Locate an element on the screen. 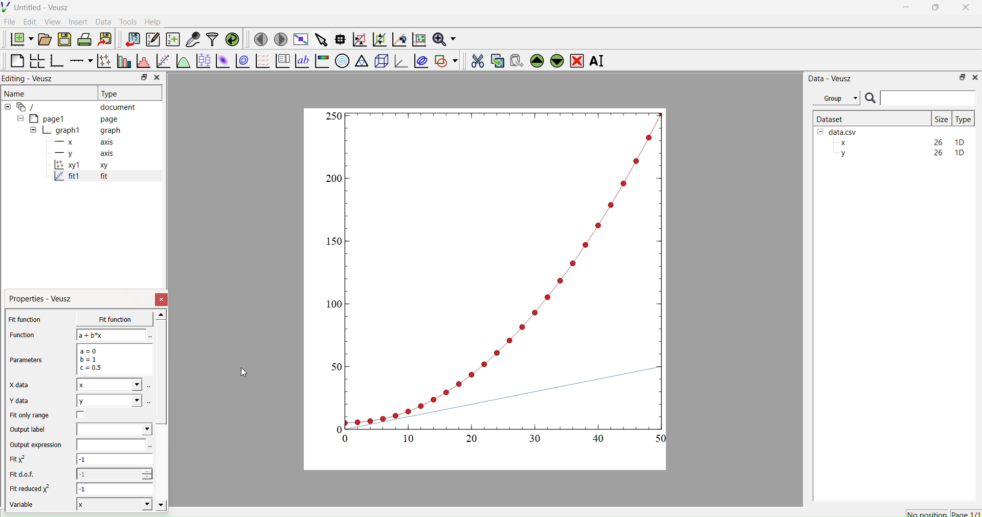 The width and height of the screenshot is (982, 517). No position Page 1/1 is located at coordinates (943, 513).